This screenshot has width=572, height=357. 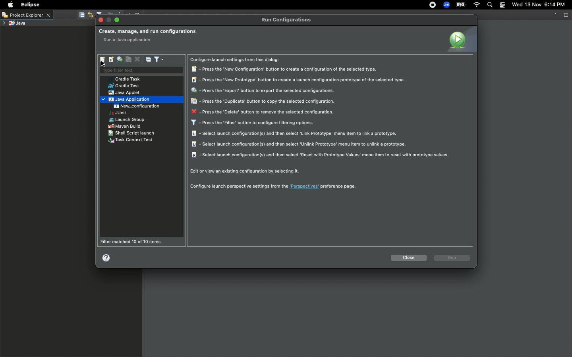 What do you see at coordinates (262, 112) in the screenshot?
I see `Press the 'Delete' button to remove the selected configuration.` at bounding box center [262, 112].